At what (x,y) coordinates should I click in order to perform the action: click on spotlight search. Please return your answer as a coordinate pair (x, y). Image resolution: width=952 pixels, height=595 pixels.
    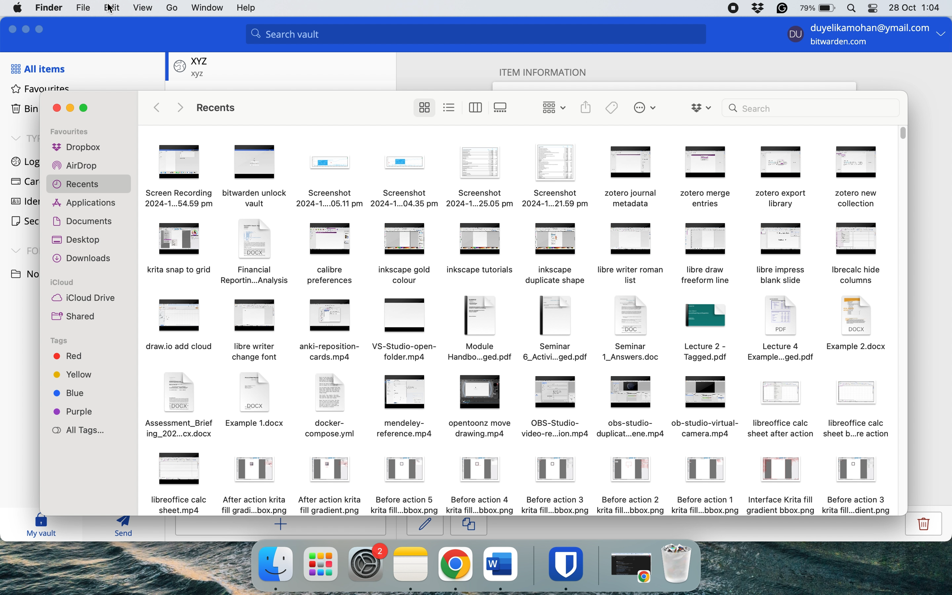
    Looking at the image, I should click on (850, 9).